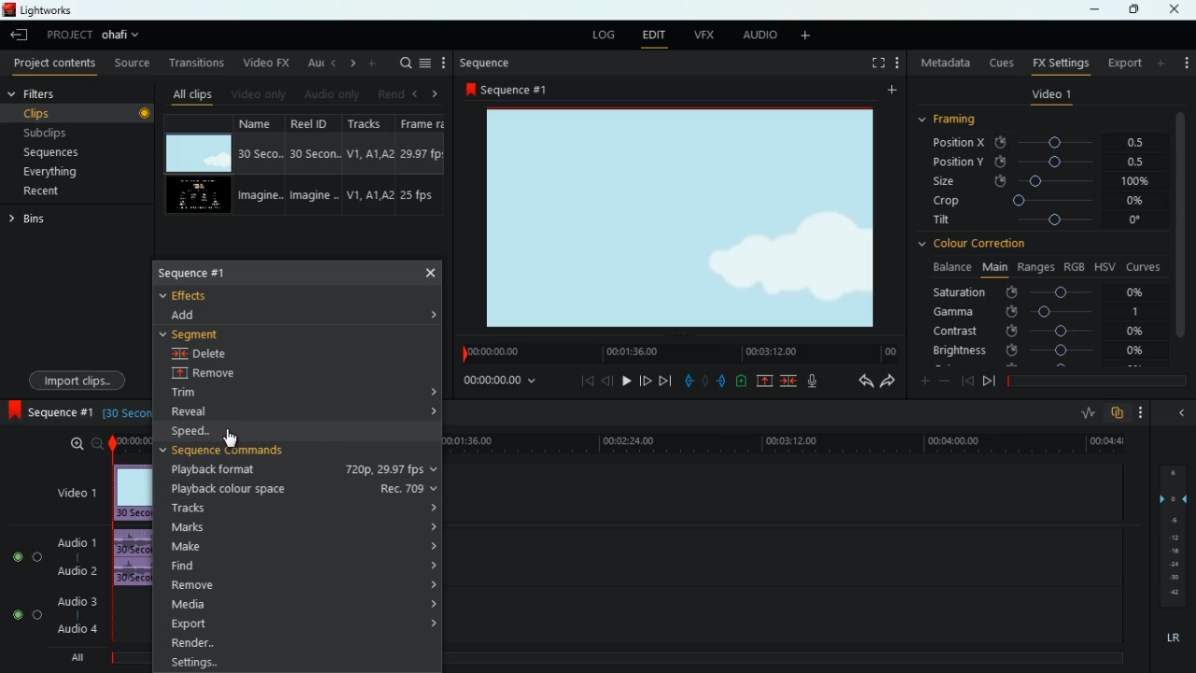 The width and height of the screenshot is (1196, 673). Describe the element at coordinates (976, 246) in the screenshot. I see `colour correction` at that location.